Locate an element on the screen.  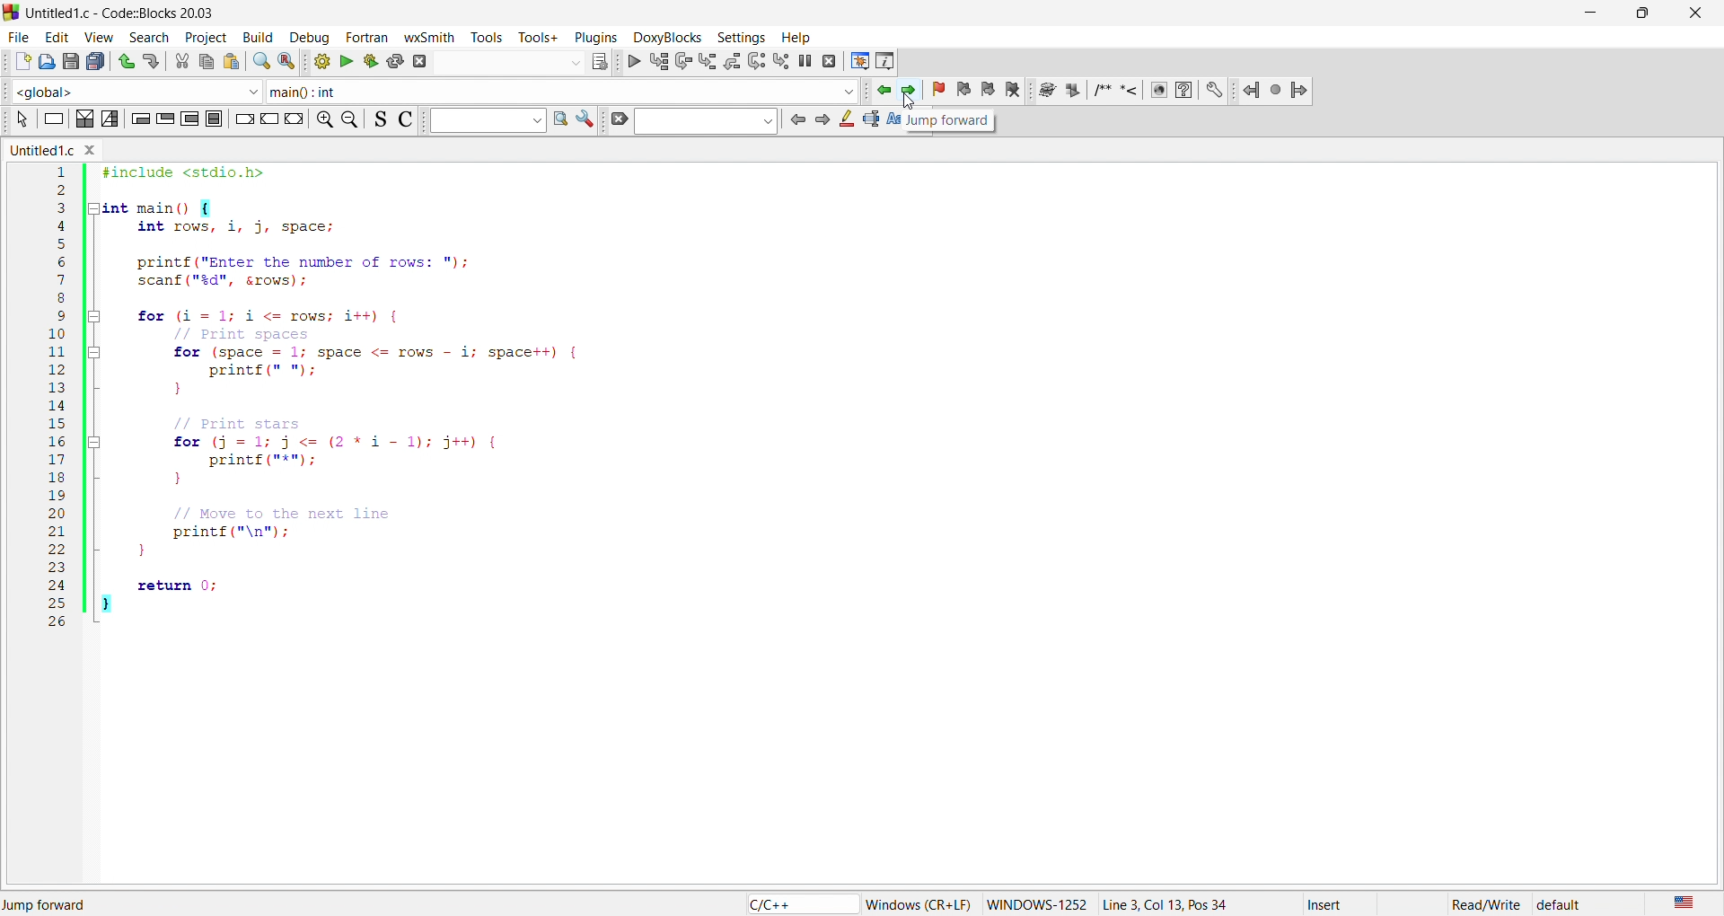
build and run is located at coordinates (368, 61).